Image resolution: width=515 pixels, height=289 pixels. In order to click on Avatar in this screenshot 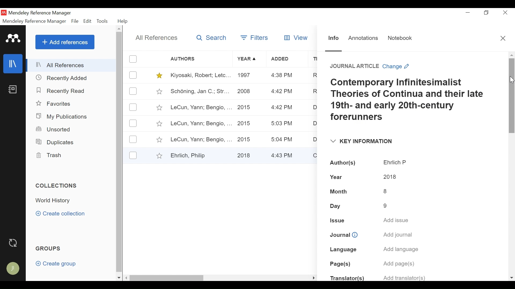, I will do `click(12, 268)`.